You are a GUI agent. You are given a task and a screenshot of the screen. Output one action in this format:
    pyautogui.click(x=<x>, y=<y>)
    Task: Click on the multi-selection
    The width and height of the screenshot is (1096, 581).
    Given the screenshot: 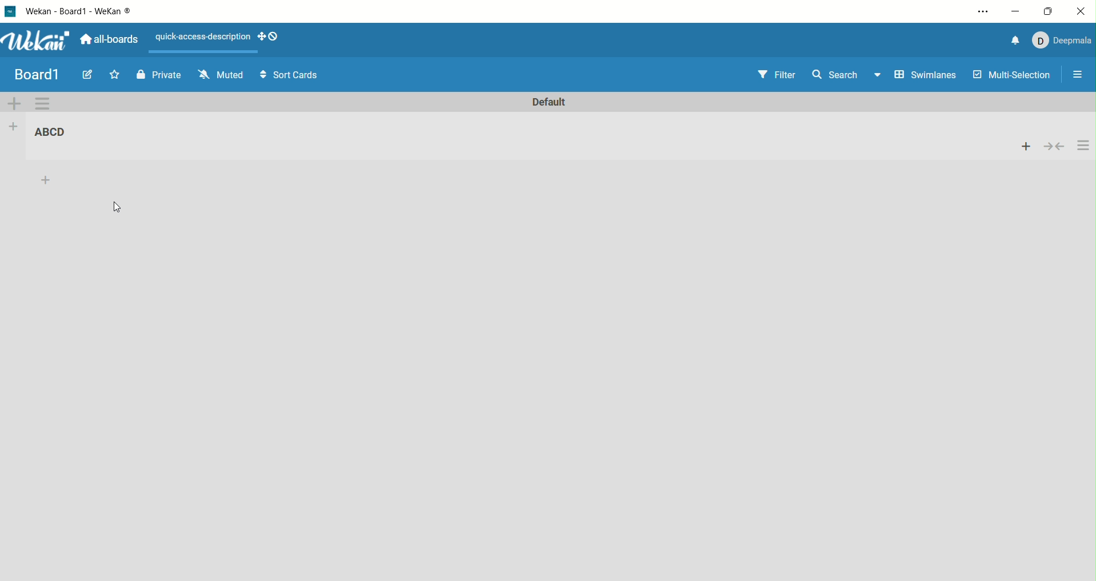 What is the action you would take?
    pyautogui.click(x=1014, y=75)
    